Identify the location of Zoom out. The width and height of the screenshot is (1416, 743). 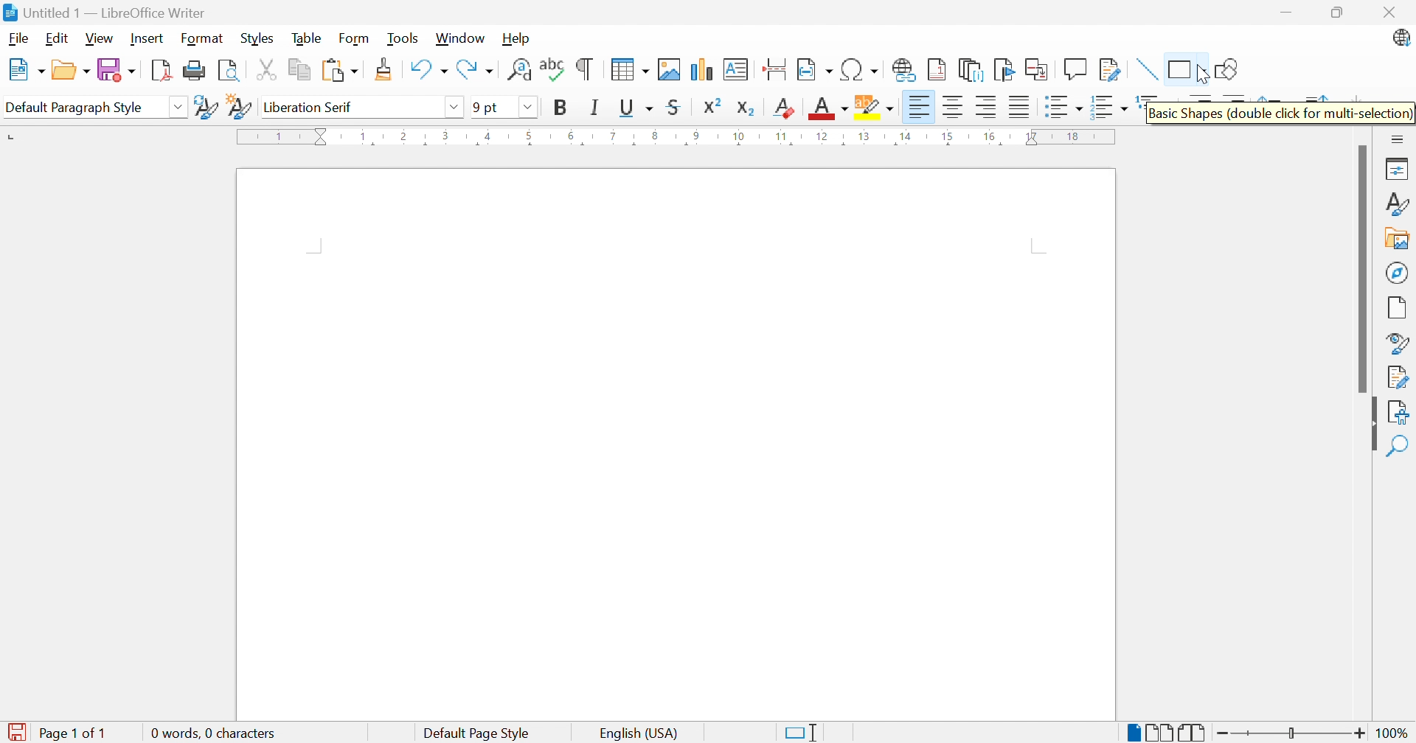
(1224, 735).